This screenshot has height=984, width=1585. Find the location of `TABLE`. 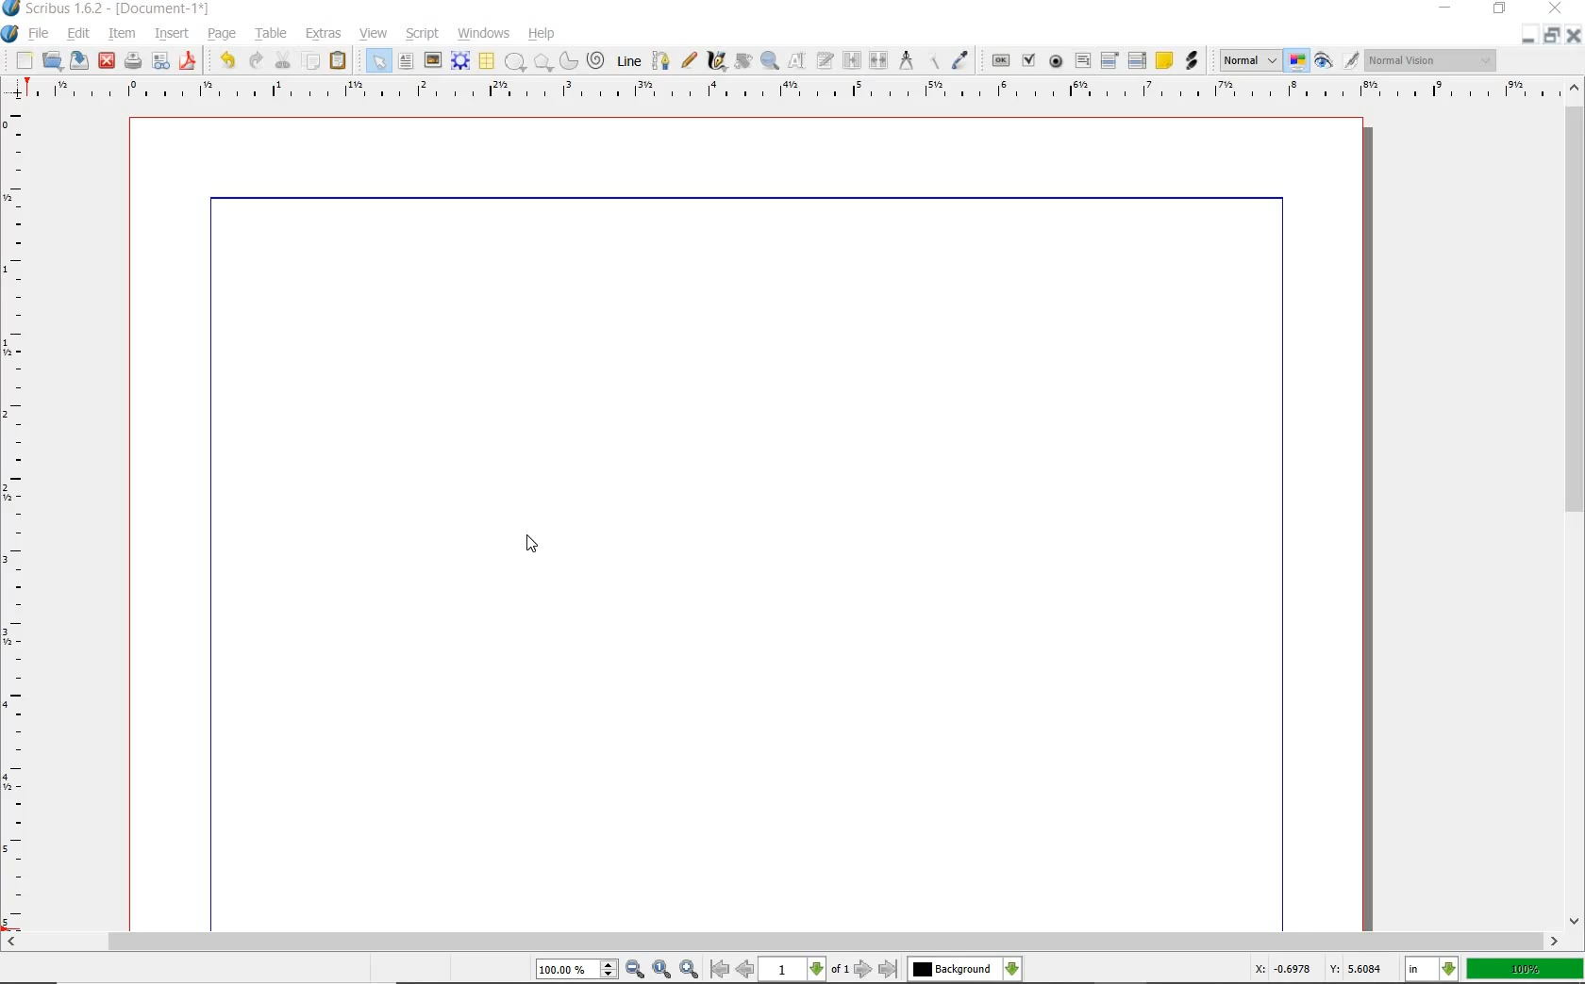

TABLE is located at coordinates (486, 61).